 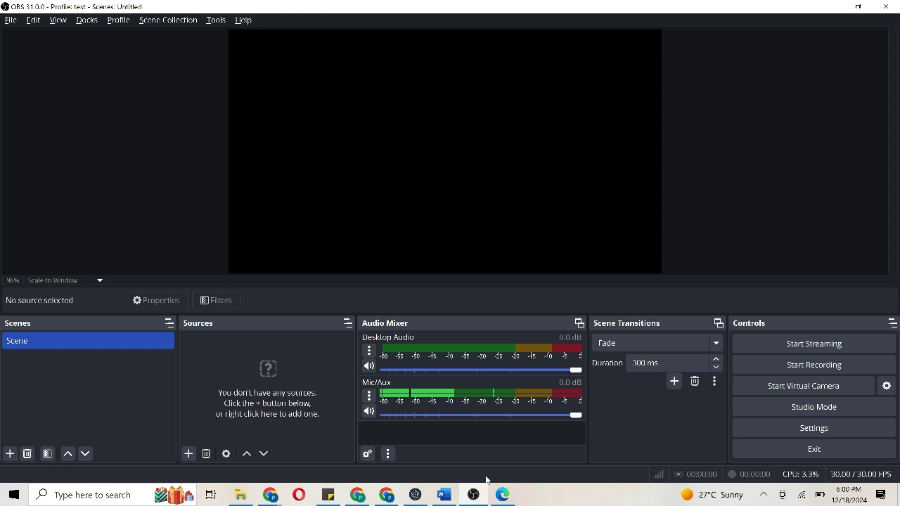 What do you see at coordinates (481, 352) in the screenshot?
I see `audio decibel scale` at bounding box center [481, 352].